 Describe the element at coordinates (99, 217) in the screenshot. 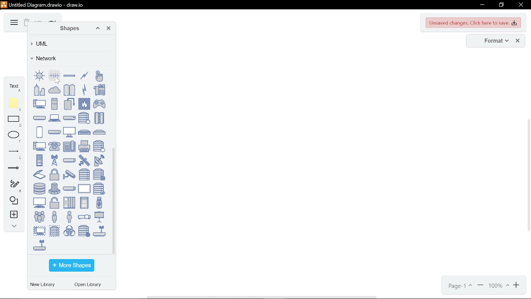

I see `video projector screen` at that location.